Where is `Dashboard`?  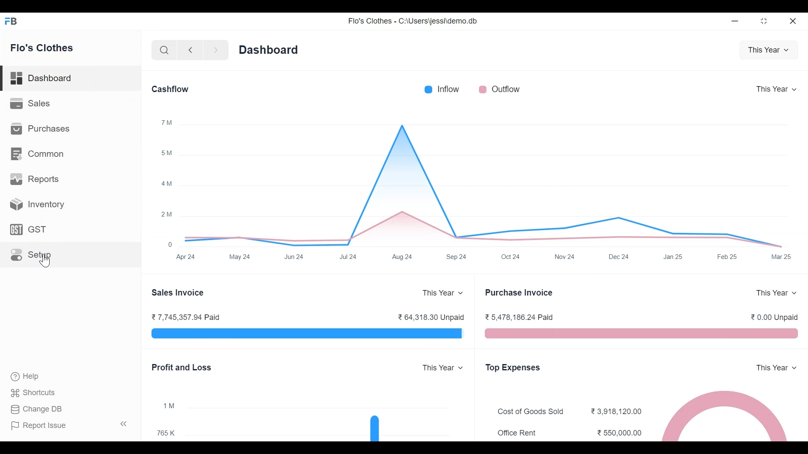 Dashboard is located at coordinates (272, 53).